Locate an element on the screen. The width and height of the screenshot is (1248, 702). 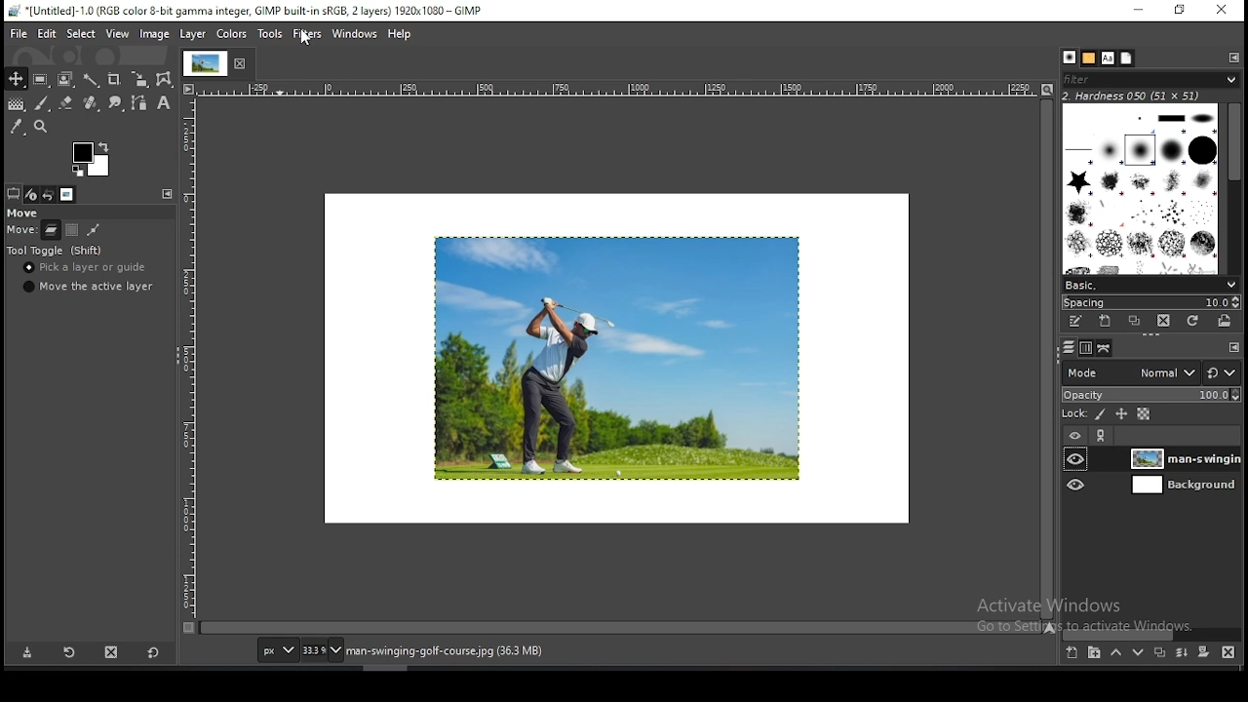
delete tool preset is located at coordinates (110, 652).